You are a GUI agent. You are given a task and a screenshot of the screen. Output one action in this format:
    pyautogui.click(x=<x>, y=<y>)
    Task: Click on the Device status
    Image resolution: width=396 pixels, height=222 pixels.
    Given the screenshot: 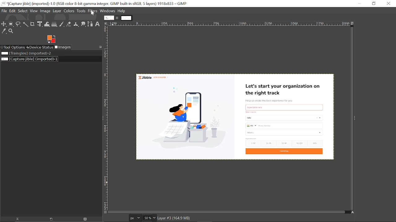 What is the action you would take?
    pyautogui.click(x=40, y=47)
    